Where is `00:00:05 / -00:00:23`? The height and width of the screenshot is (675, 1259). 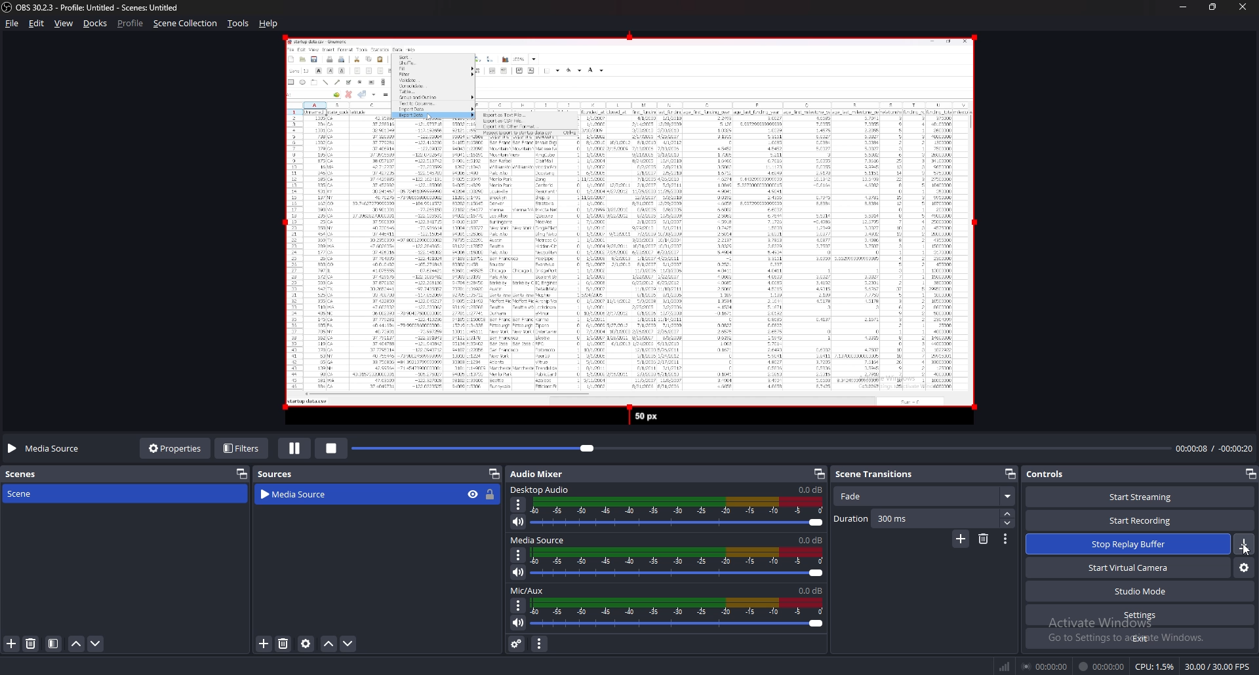 00:00:05 / -00:00:23 is located at coordinates (1214, 448).